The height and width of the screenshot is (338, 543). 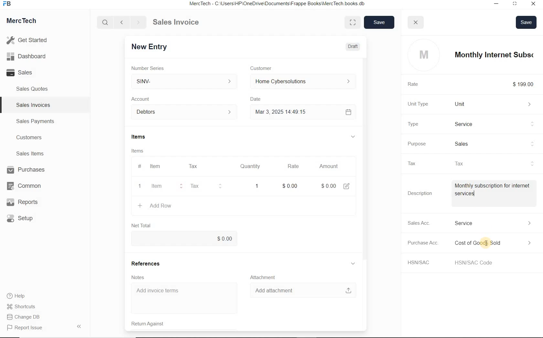 What do you see at coordinates (262, 276) in the screenshot?
I see `Attachment` at bounding box center [262, 276].